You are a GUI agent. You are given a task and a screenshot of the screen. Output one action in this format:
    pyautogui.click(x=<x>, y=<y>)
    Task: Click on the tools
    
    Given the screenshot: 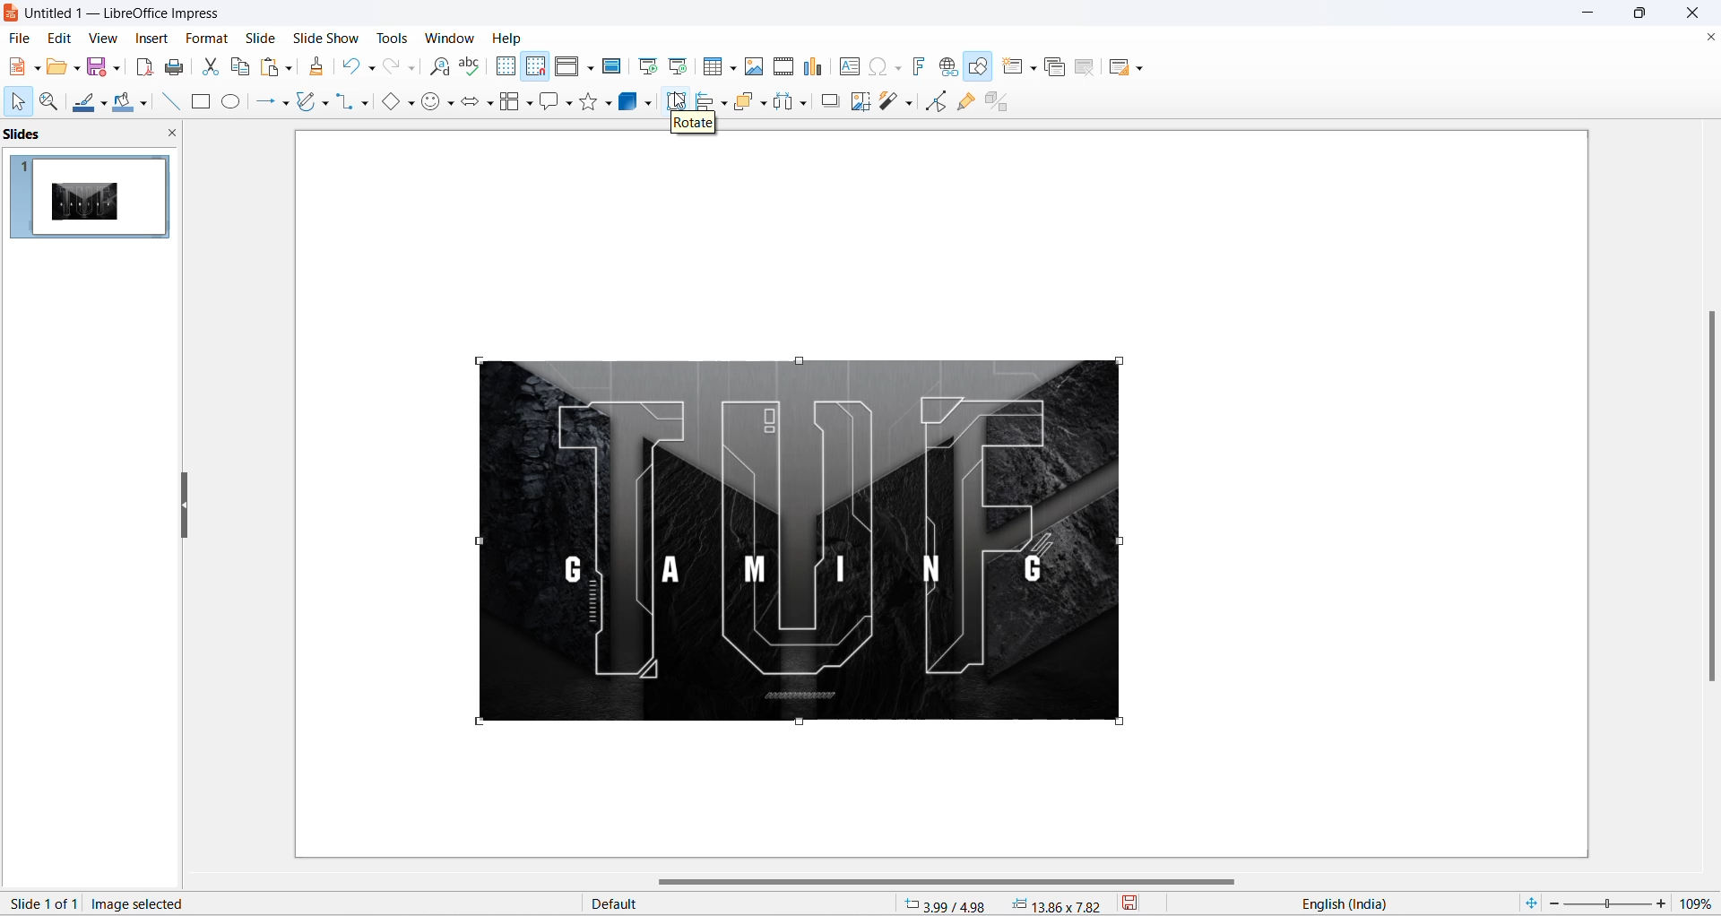 What is the action you would take?
    pyautogui.click(x=399, y=38)
    